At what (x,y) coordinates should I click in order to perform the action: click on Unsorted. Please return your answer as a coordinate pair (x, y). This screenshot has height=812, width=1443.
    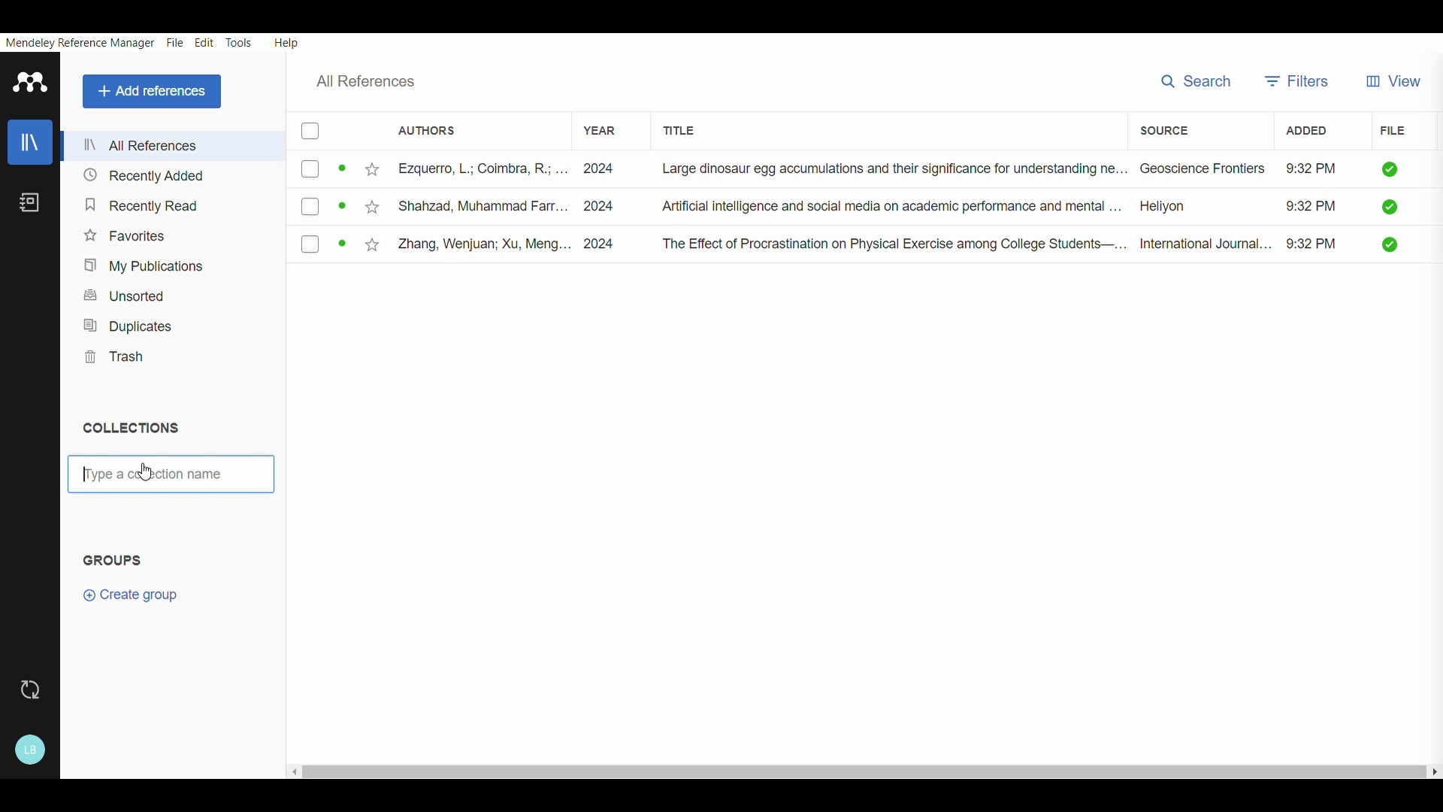
    Looking at the image, I should click on (131, 295).